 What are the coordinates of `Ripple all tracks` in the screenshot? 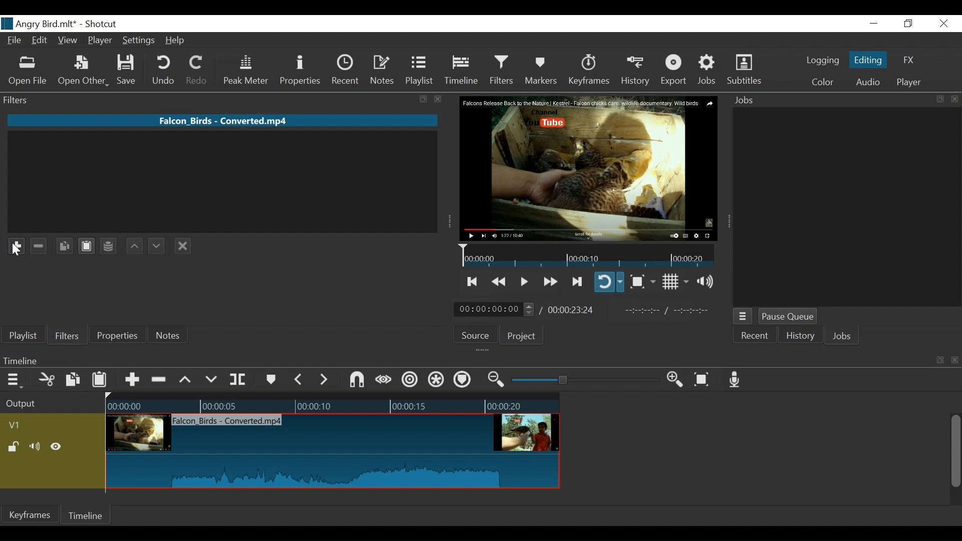 It's located at (462, 381).